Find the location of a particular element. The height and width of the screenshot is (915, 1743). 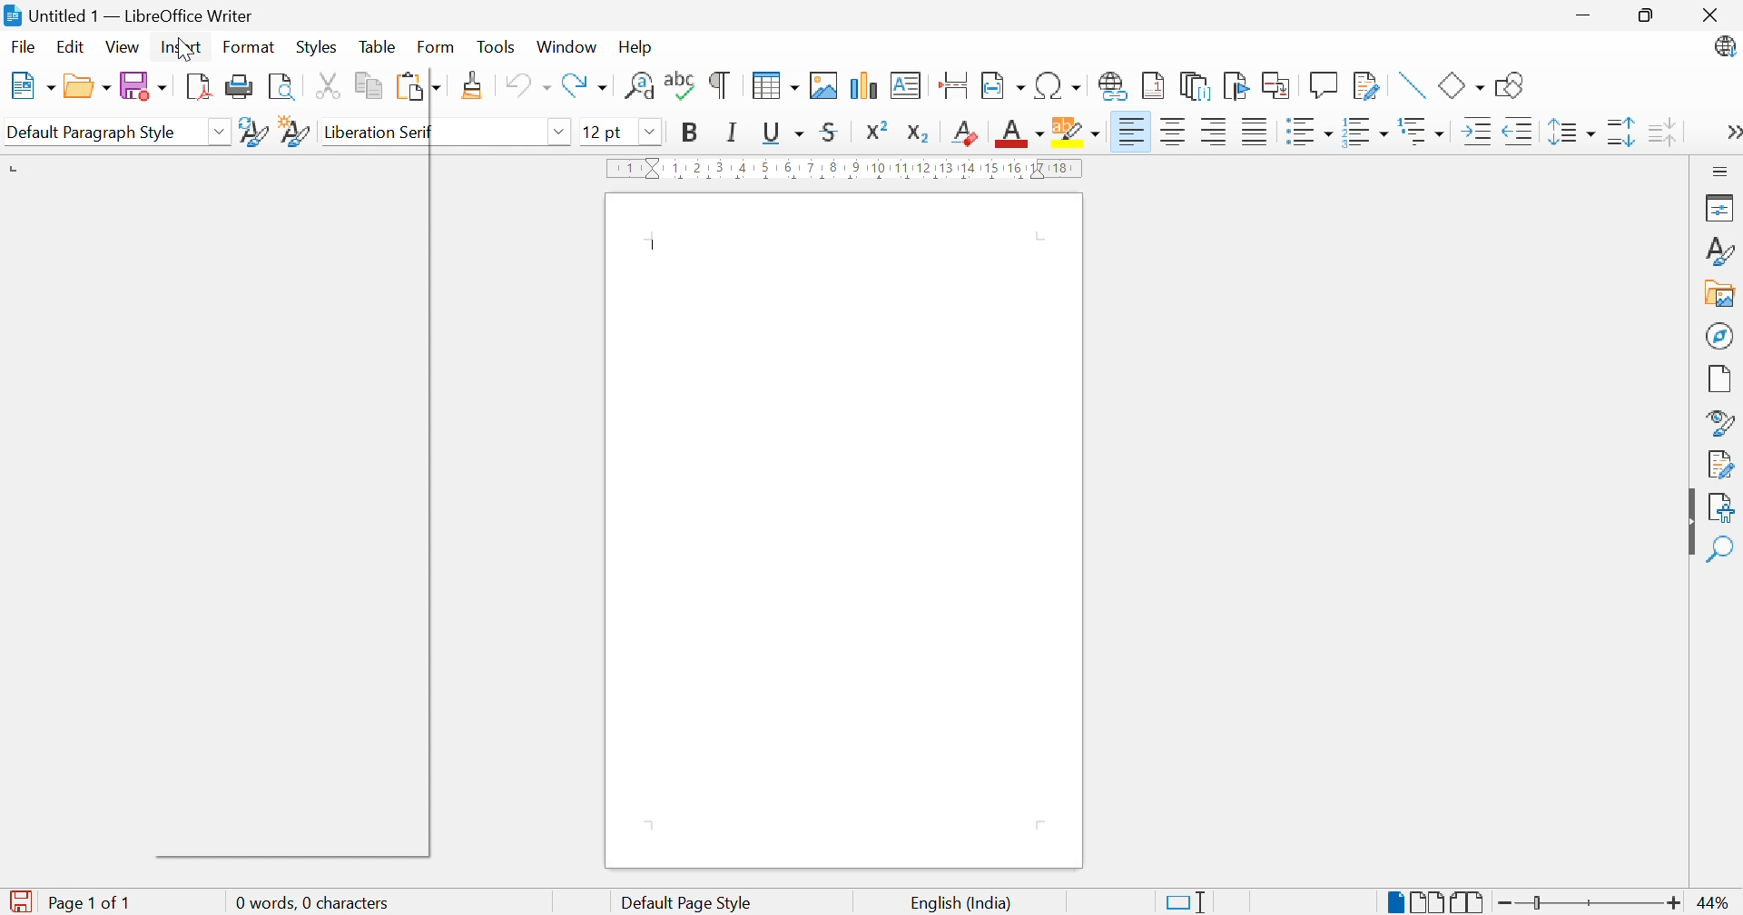

Sidebar settings is located at coordinates (1724, 170).